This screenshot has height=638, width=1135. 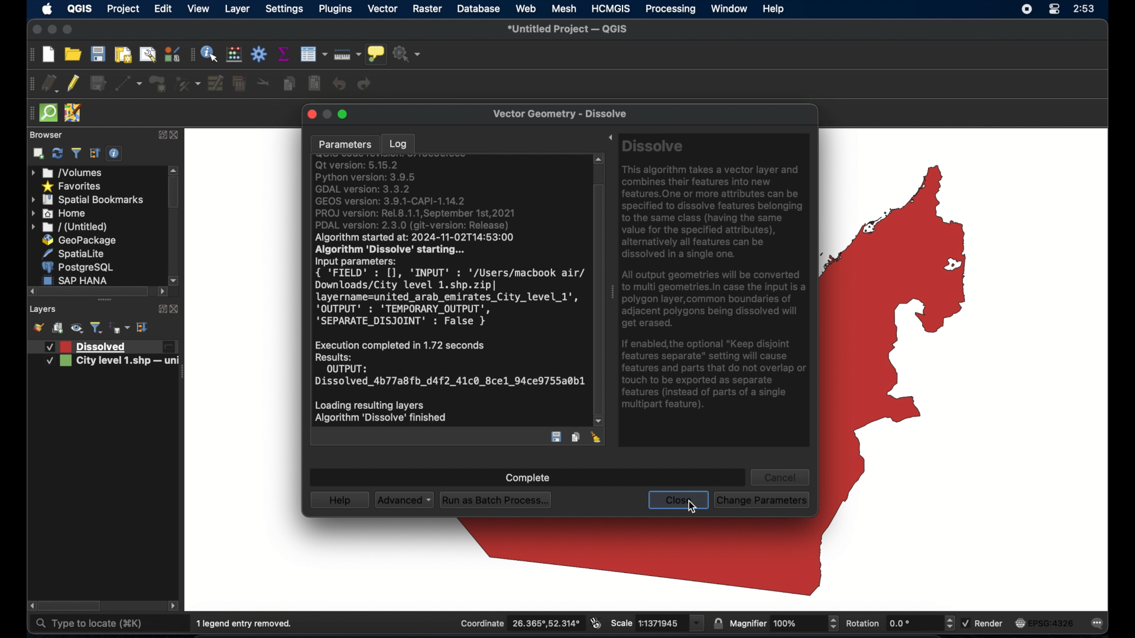 I want to click on drag handle, so click(x=184, y=371).